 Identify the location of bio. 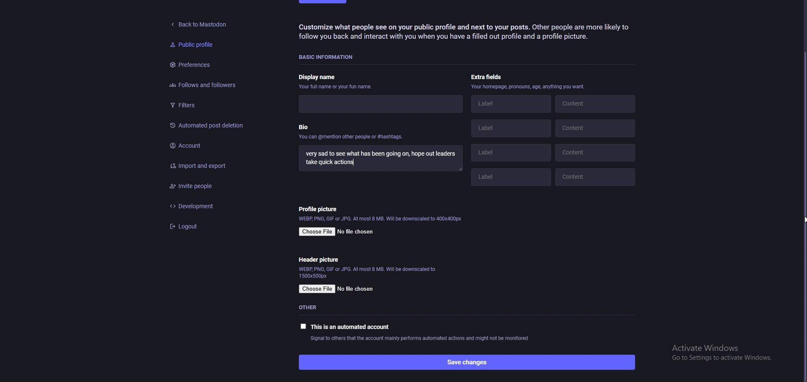
(381, 159).